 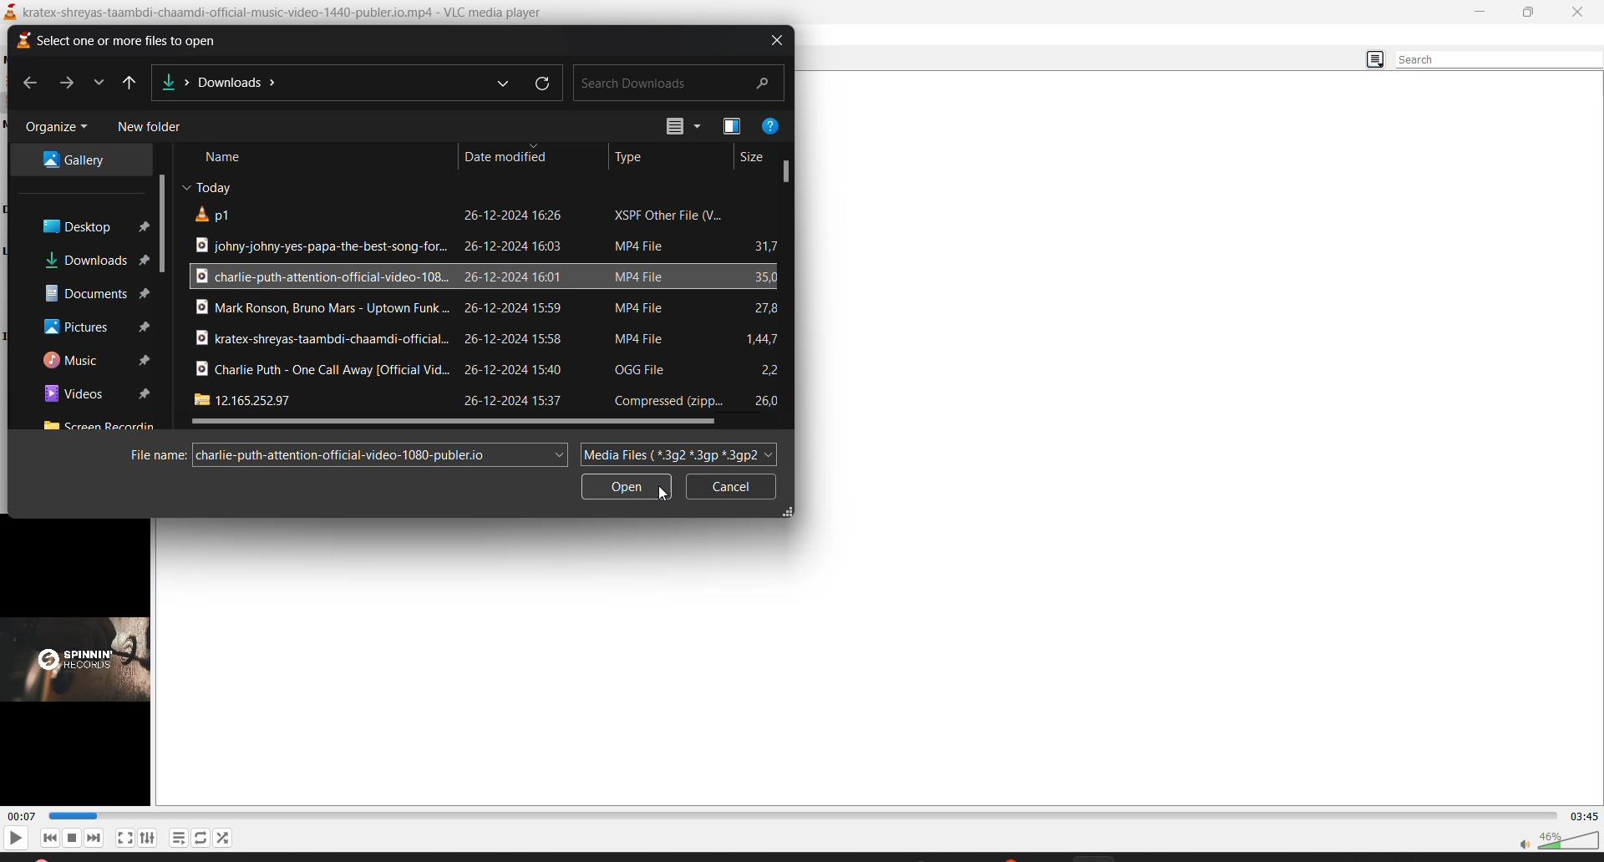 What do you see at coordinates (507, 398) in the screenshot?
I see `date modified` at bounding box center [507, 398].